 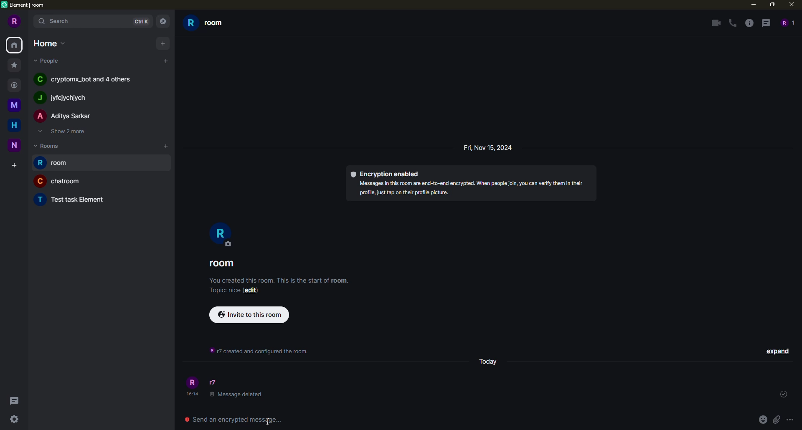 I want to click on space, so click(x=15, y=104).